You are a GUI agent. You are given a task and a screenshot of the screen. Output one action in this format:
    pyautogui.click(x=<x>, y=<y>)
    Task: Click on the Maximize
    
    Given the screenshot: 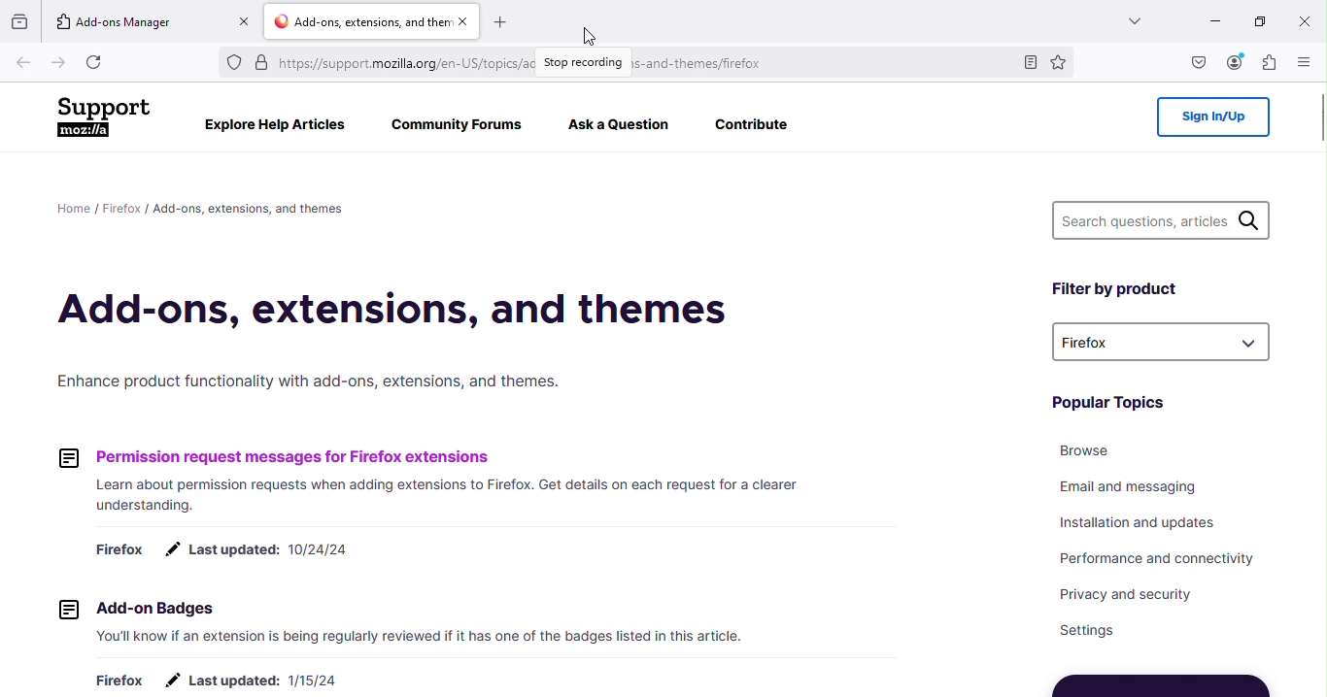 What is the action you would take?
    pyautogui.click(x=1261, y=21)
    